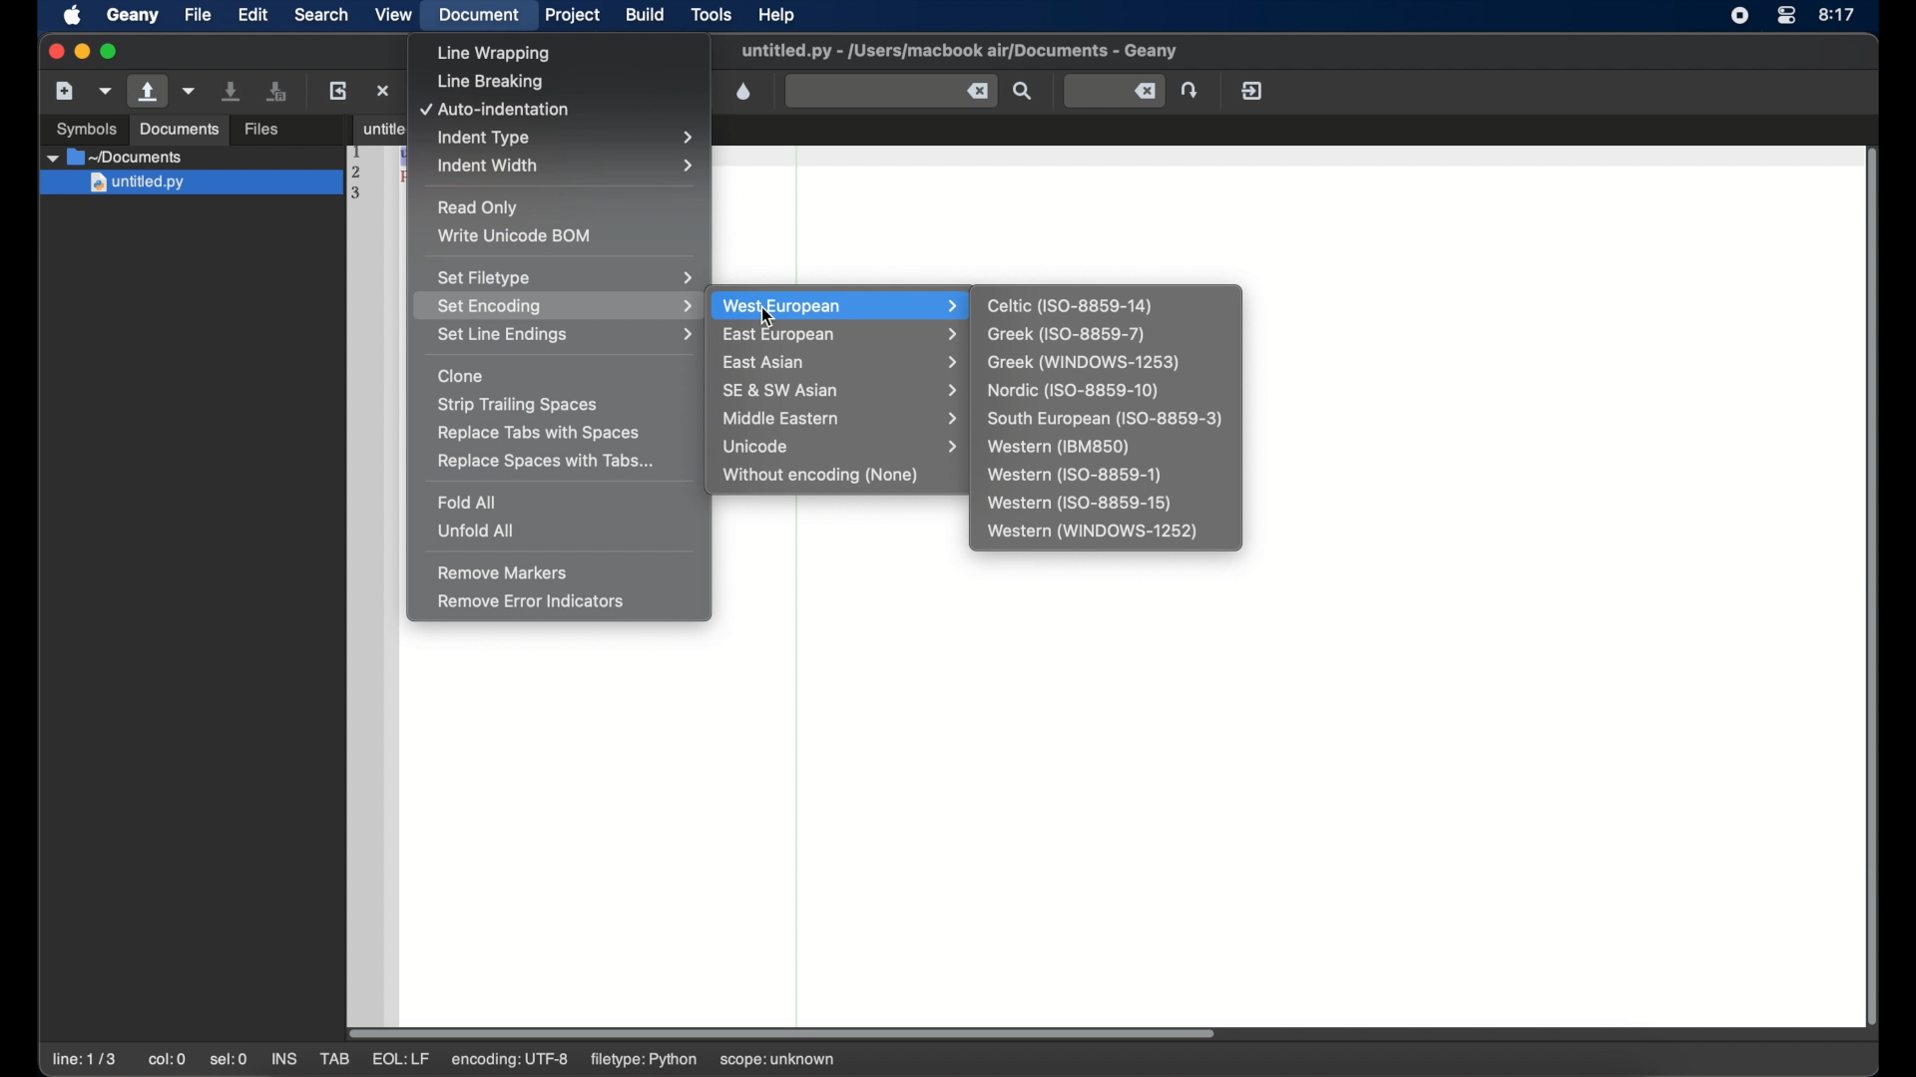  Describe the element at coordinates (891, 92) in the screenshot. I see `find the entered text in current file` at that location.